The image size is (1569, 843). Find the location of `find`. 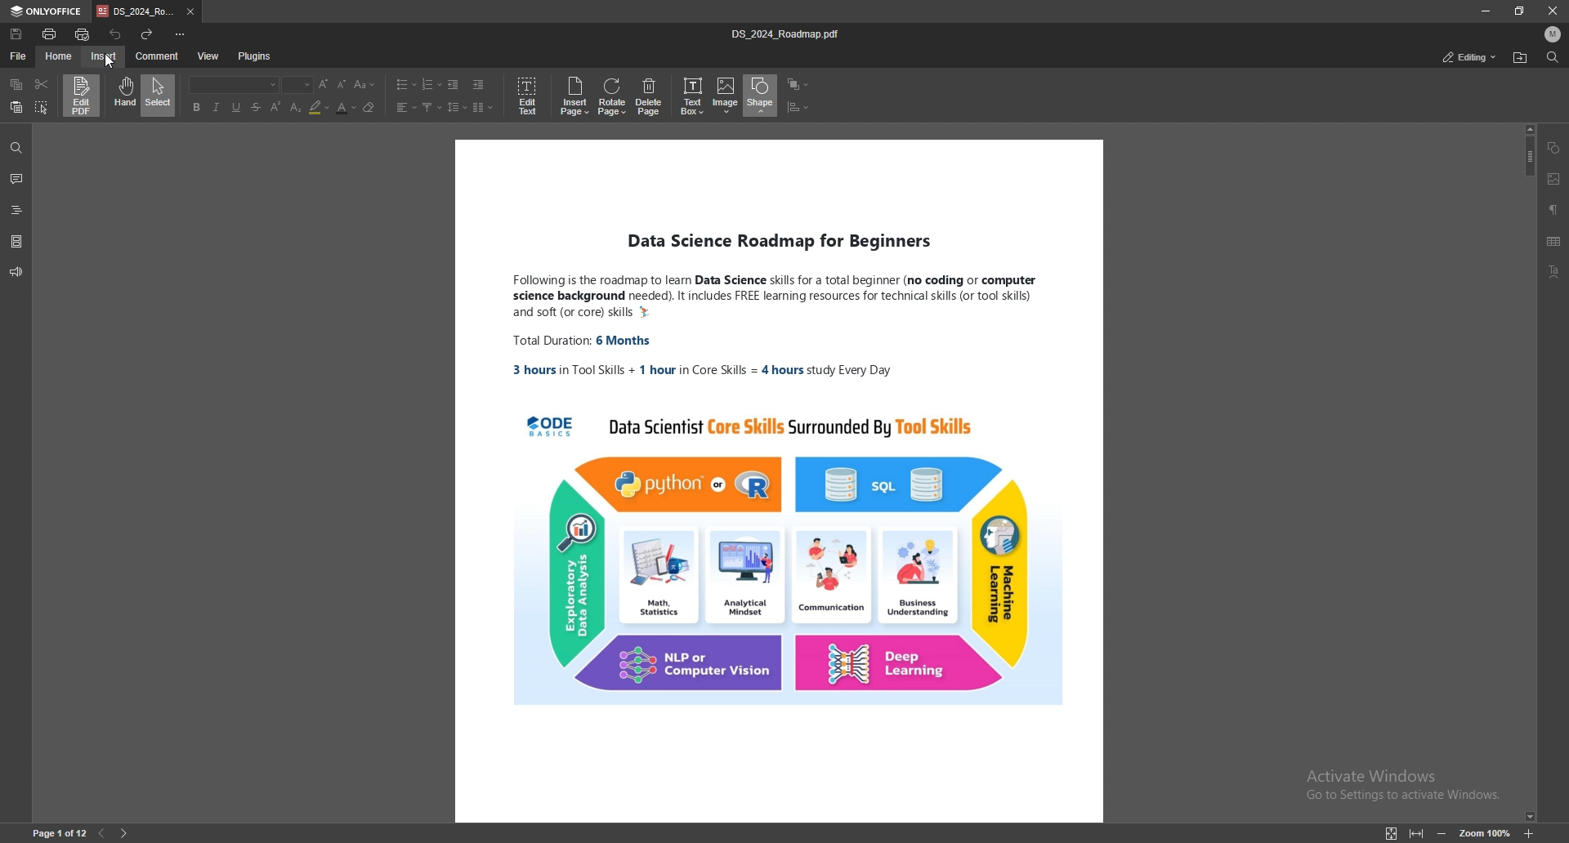

find is located at coordinates (1551, 57).